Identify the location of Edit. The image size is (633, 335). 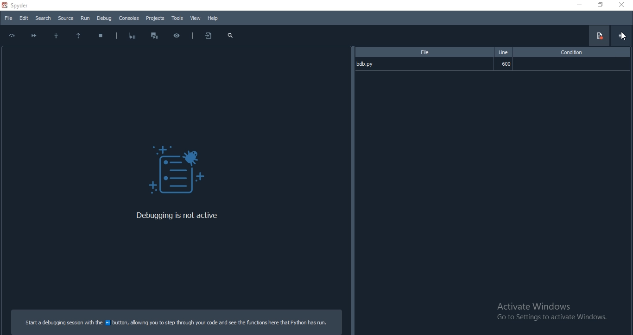
(24, 18).